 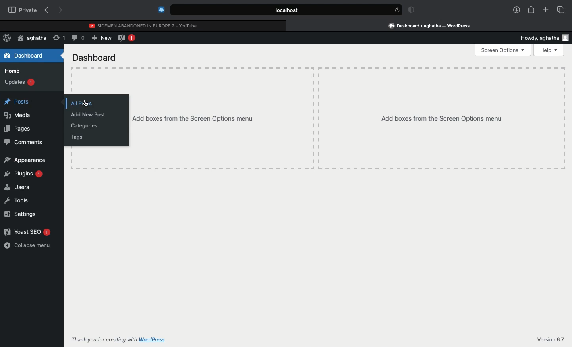 What do you see at coordinates (396, 10) in the screenshot?
I see `refresh` at bounding box center [396, 10].